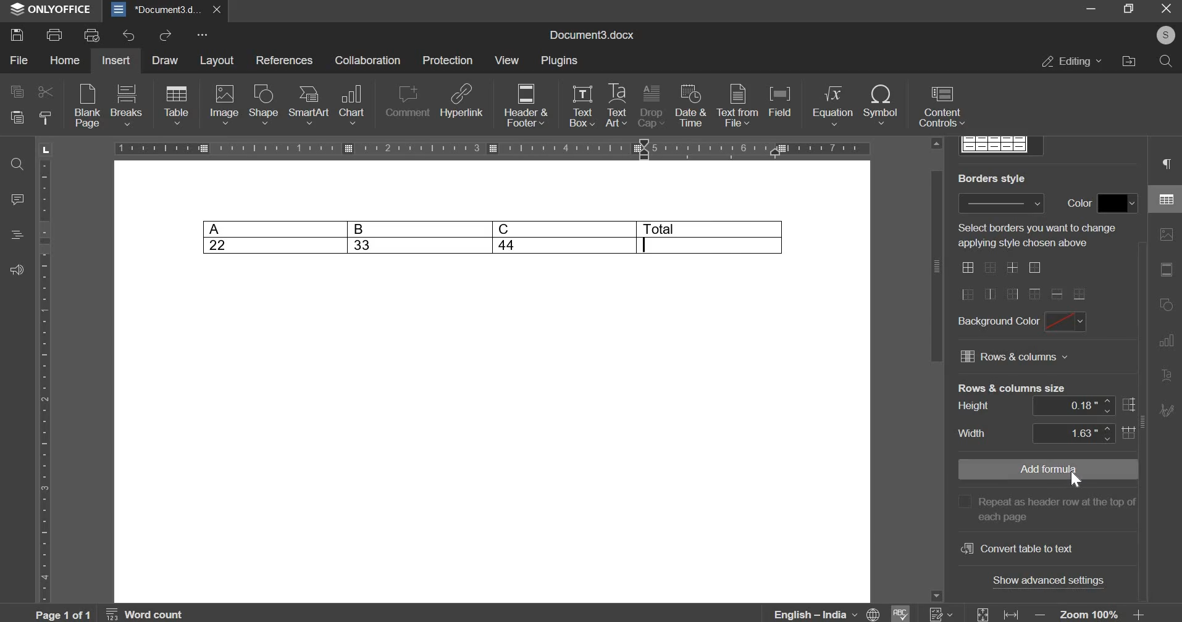 The image size is (1182, 622). Describe the element at coordinates (166, 60) in the screenshot. I see `draw` at that location.